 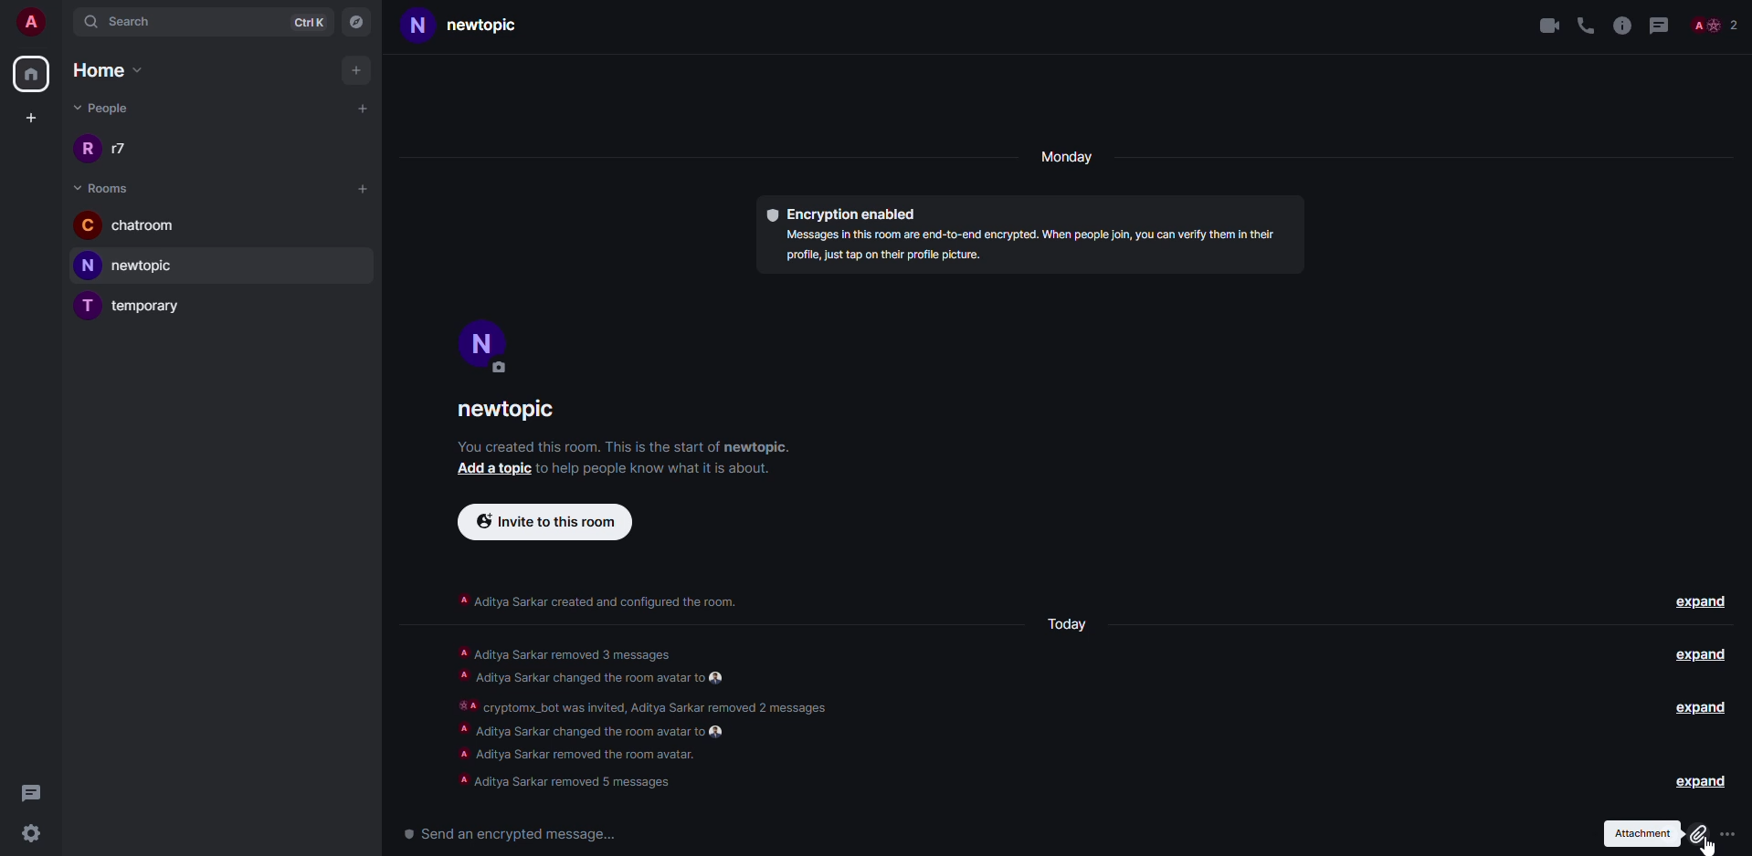 What do you see at coordinates (1038, 244) in the screenshot?
I see `info` at bounding box center [1038, 244].